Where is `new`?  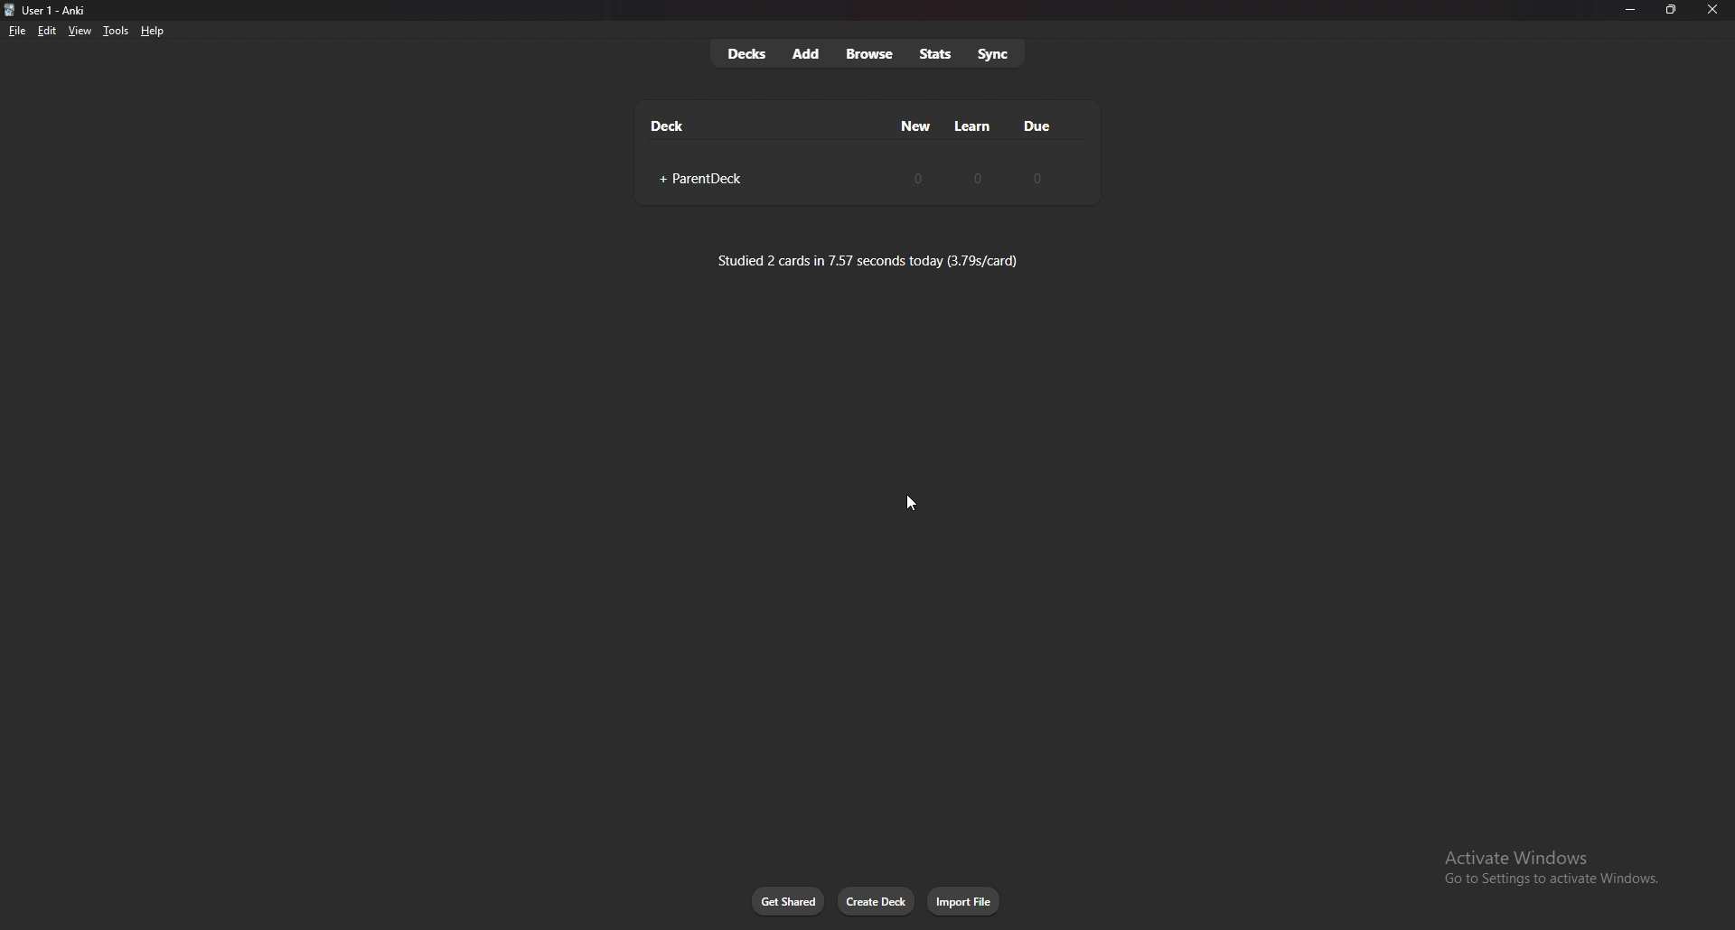
new is located at coordinates (917, 126).